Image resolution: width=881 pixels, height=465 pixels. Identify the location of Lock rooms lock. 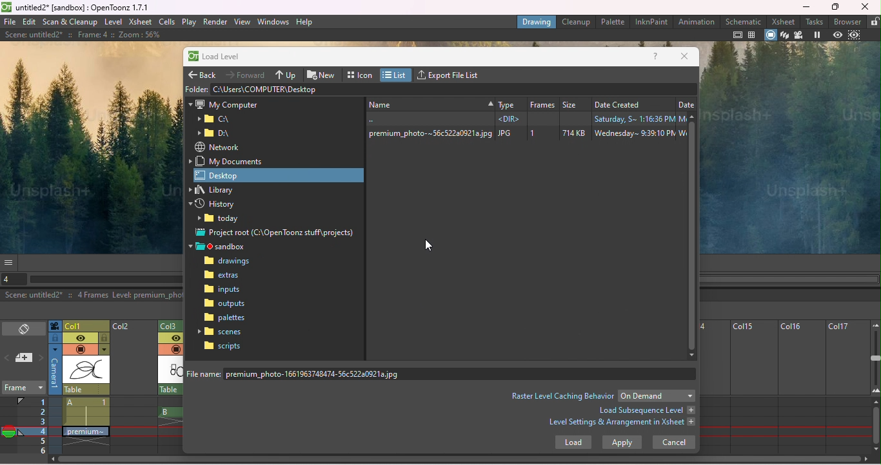
(874, 21).